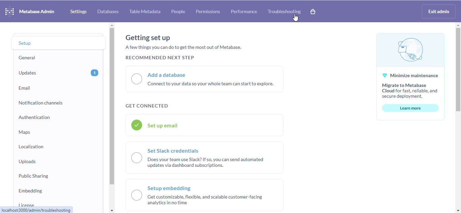 The image size is (461, 213). I want to click on a few things you can do to get the most out of metabase, so click(184, 47).